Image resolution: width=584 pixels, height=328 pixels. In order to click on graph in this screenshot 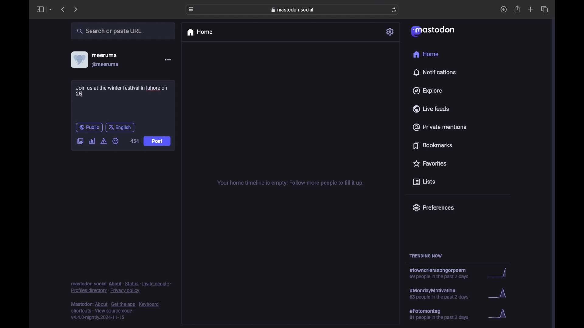, I will do `click(499, 295)`.